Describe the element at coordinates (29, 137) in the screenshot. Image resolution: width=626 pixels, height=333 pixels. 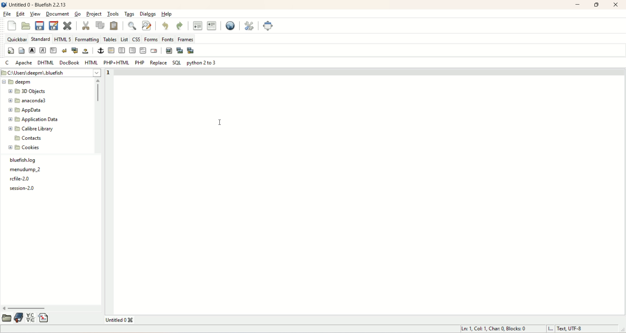
I see `ontacts` at that location.